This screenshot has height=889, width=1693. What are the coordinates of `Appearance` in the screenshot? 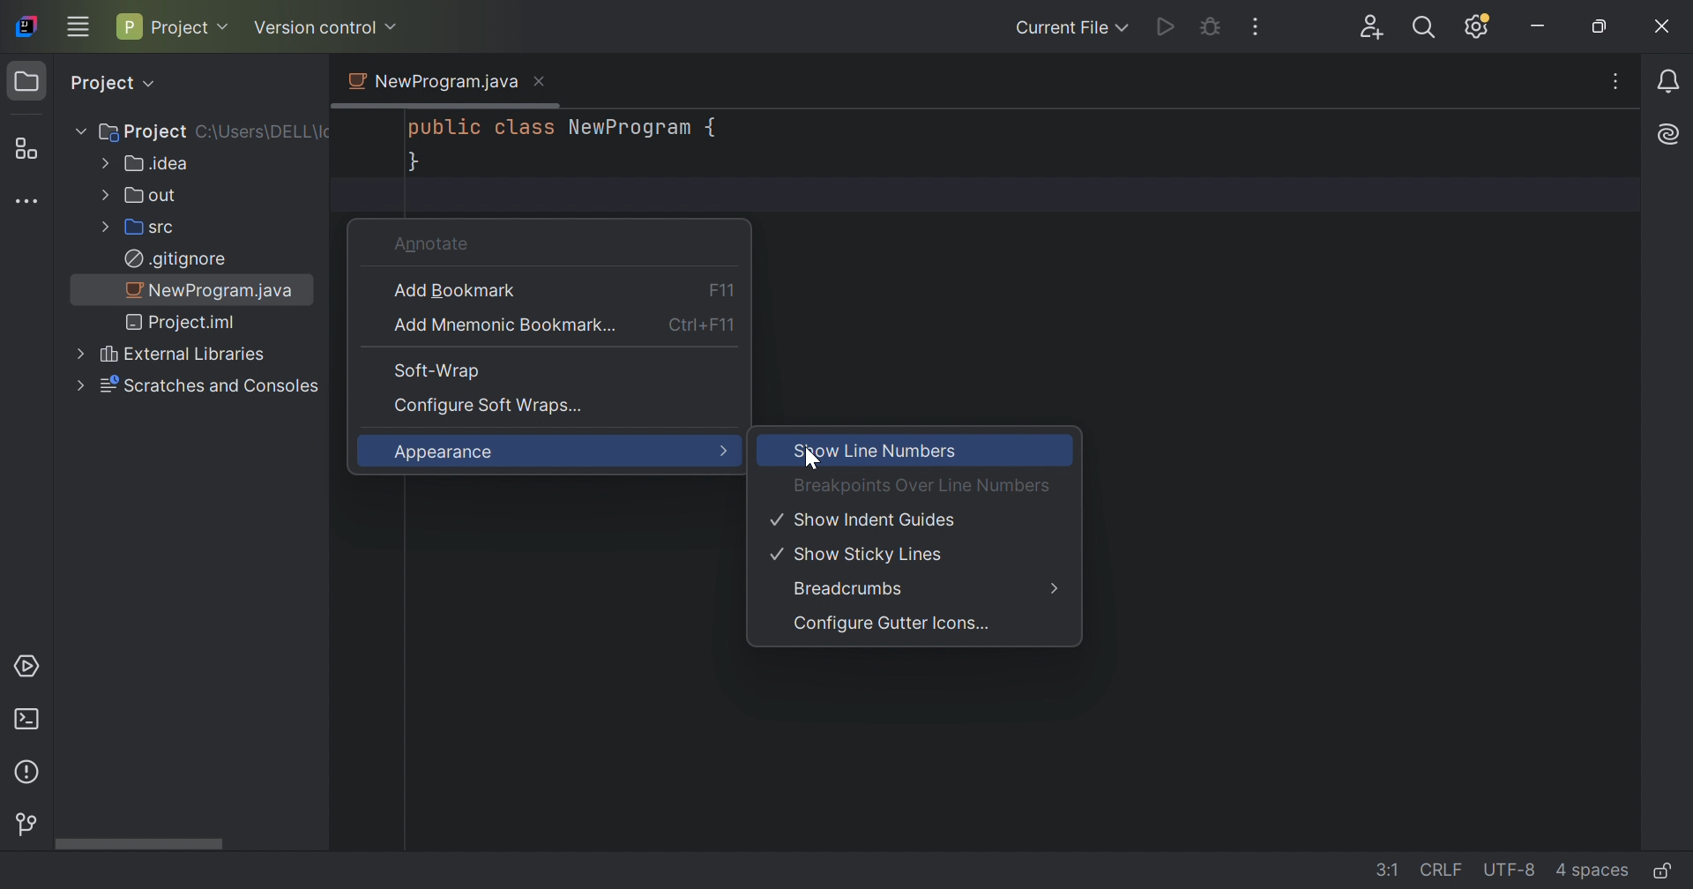 It's located at (449, 453).